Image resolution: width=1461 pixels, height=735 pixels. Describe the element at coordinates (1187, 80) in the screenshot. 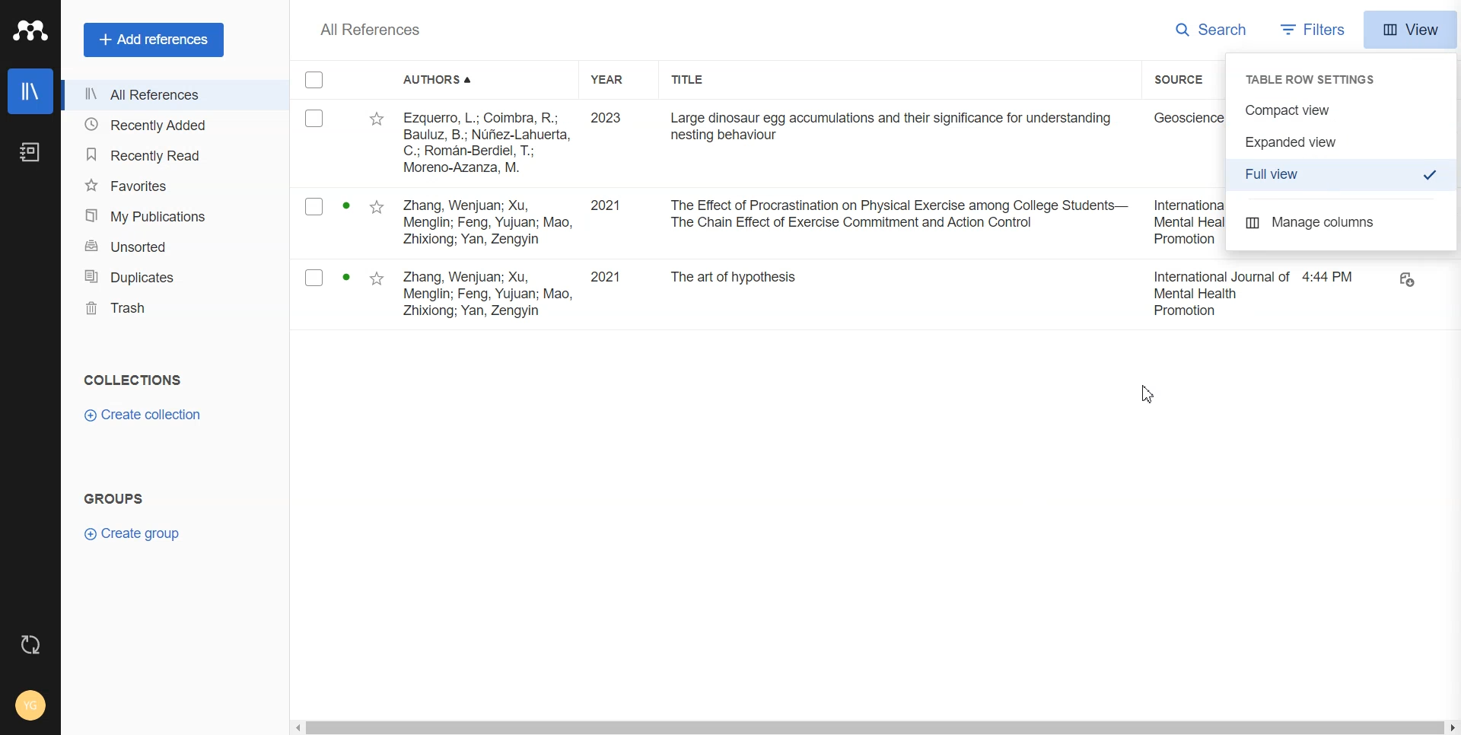

I see `Source` at that location.